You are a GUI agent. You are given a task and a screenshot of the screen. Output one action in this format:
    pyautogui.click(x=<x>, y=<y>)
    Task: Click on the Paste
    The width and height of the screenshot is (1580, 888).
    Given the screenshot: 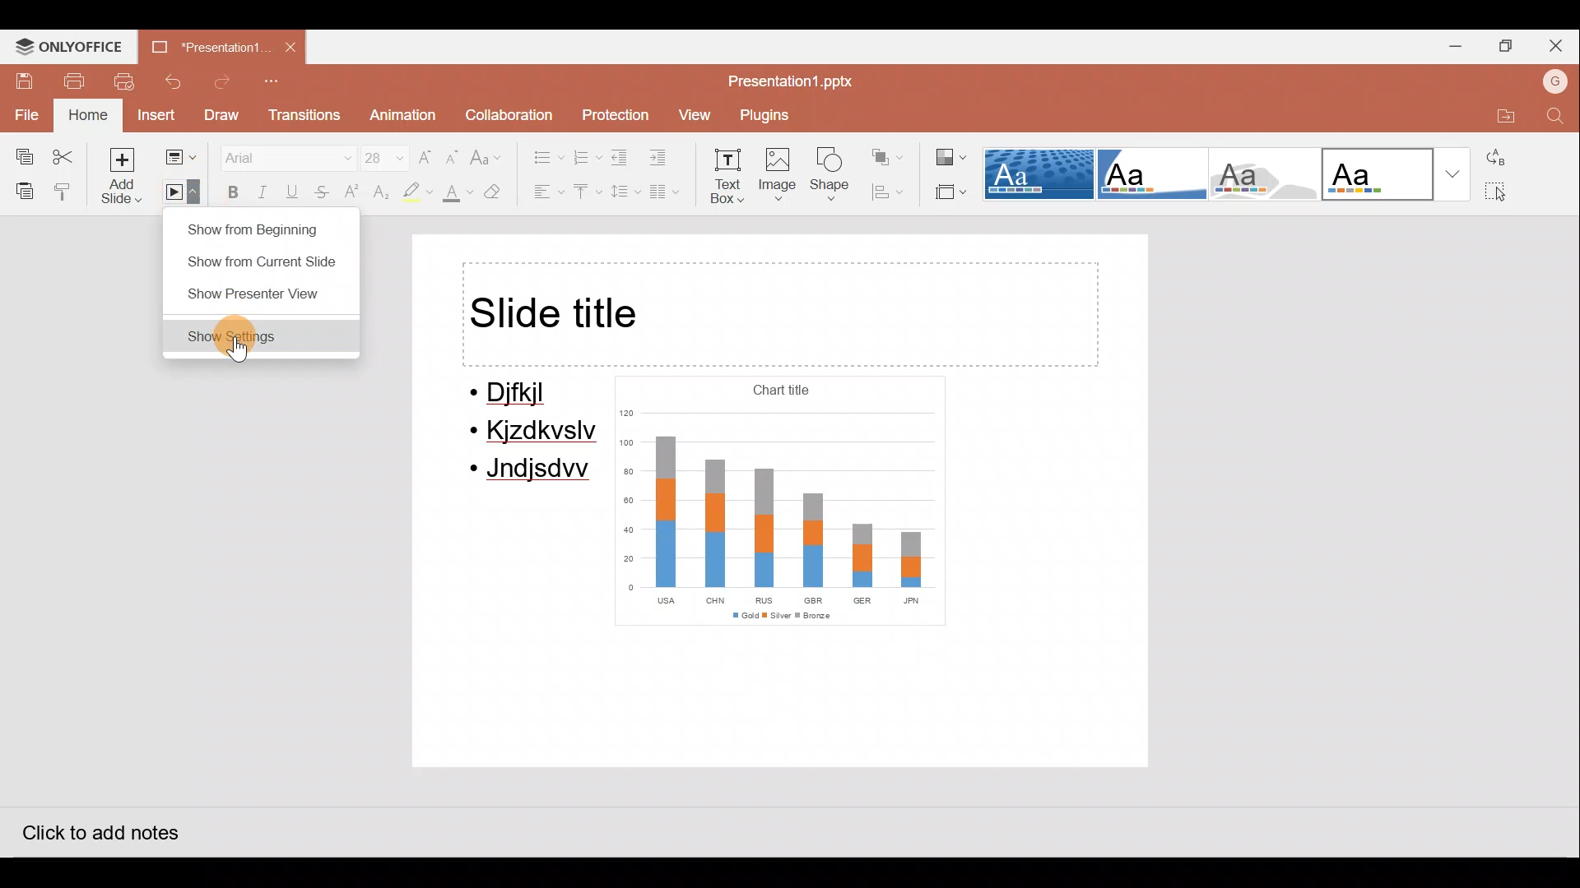 What is the action you would take?
    pyautogui.click(x=21, y=187)
    